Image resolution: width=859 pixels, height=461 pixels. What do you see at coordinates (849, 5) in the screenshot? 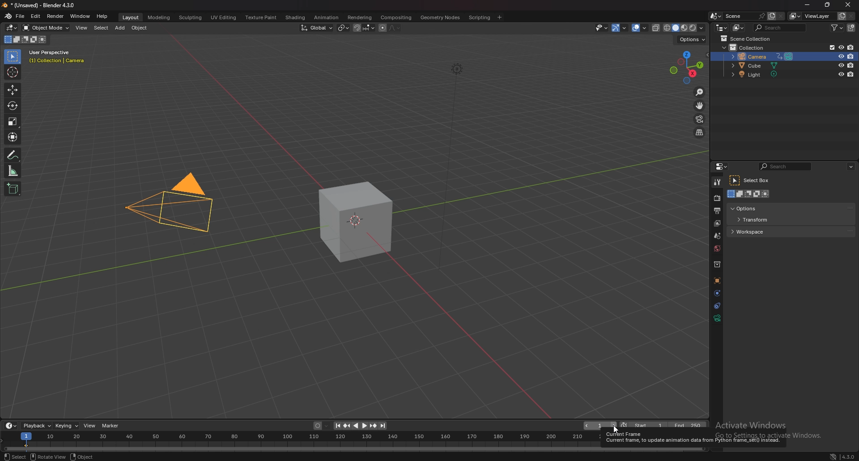
I see `close` at bounding box center [849, 5].